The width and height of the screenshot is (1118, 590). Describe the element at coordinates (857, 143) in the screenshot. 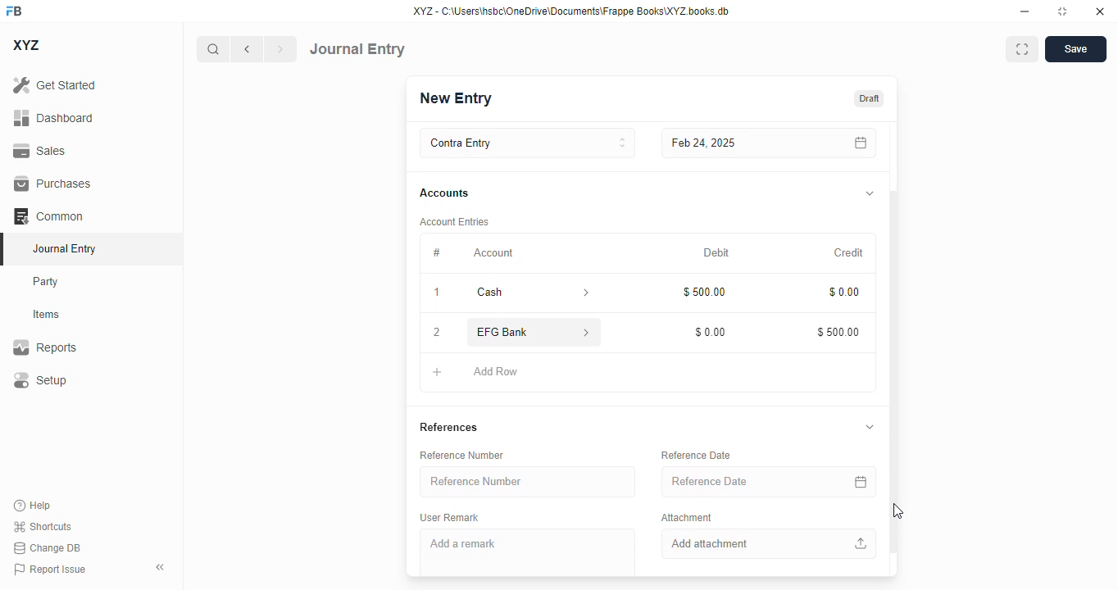

I see `calendar icon` at that location.